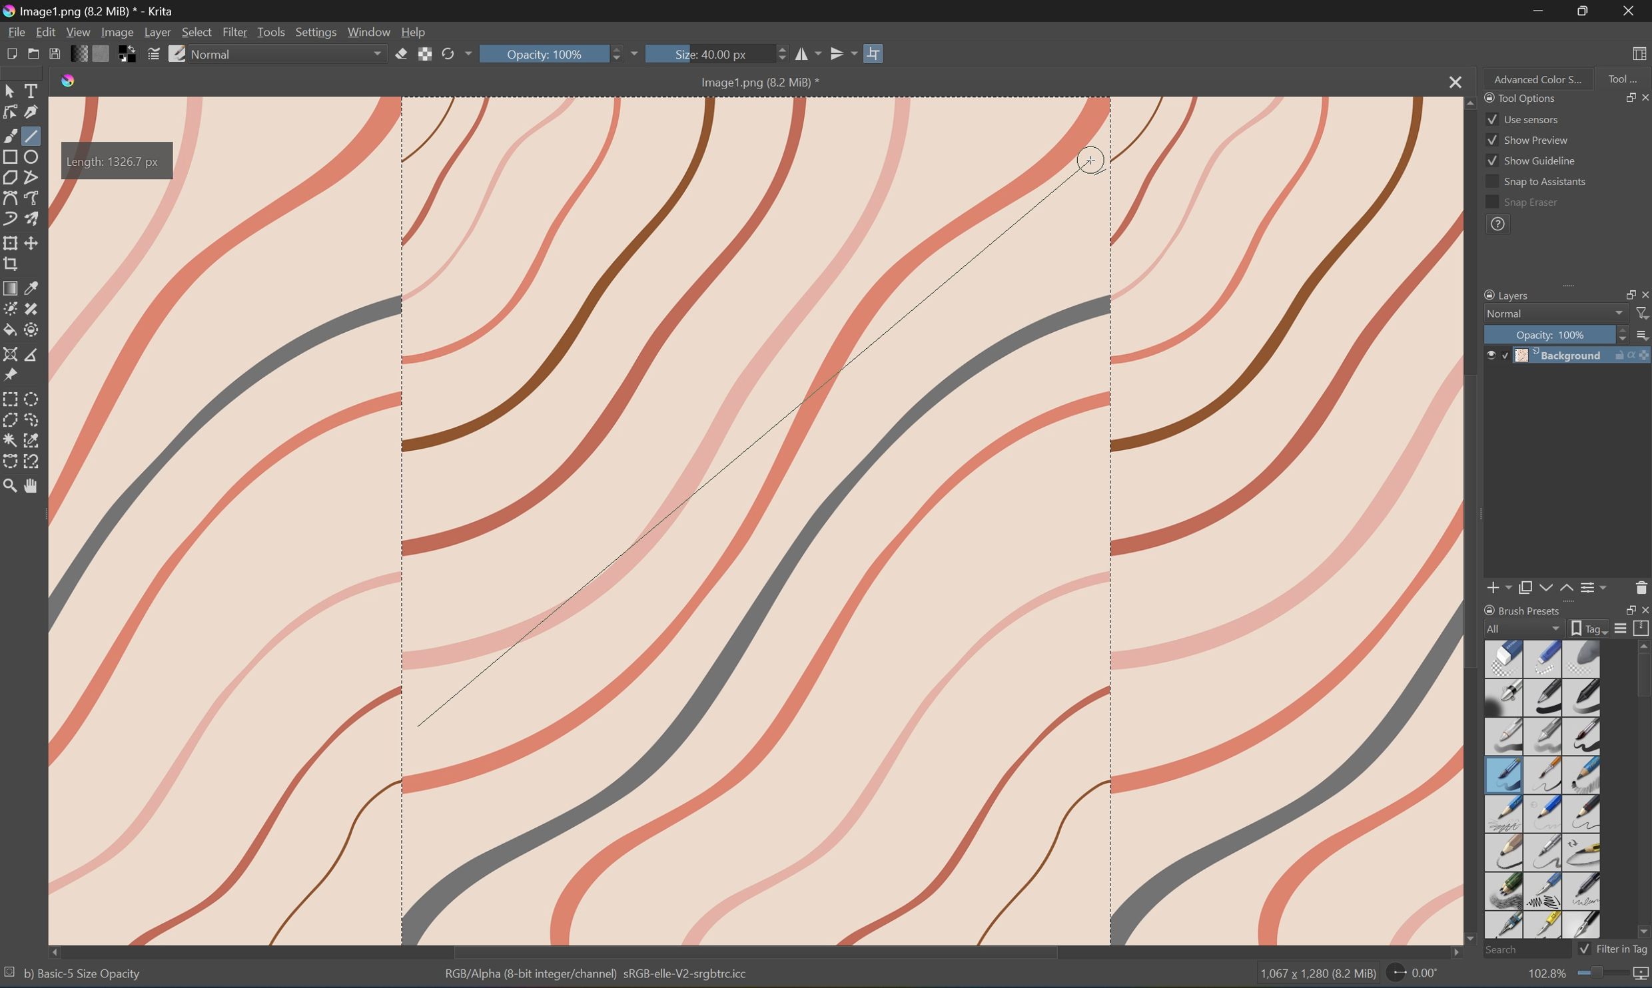  I want to click on Scroll Bar, so click(1560, 274).